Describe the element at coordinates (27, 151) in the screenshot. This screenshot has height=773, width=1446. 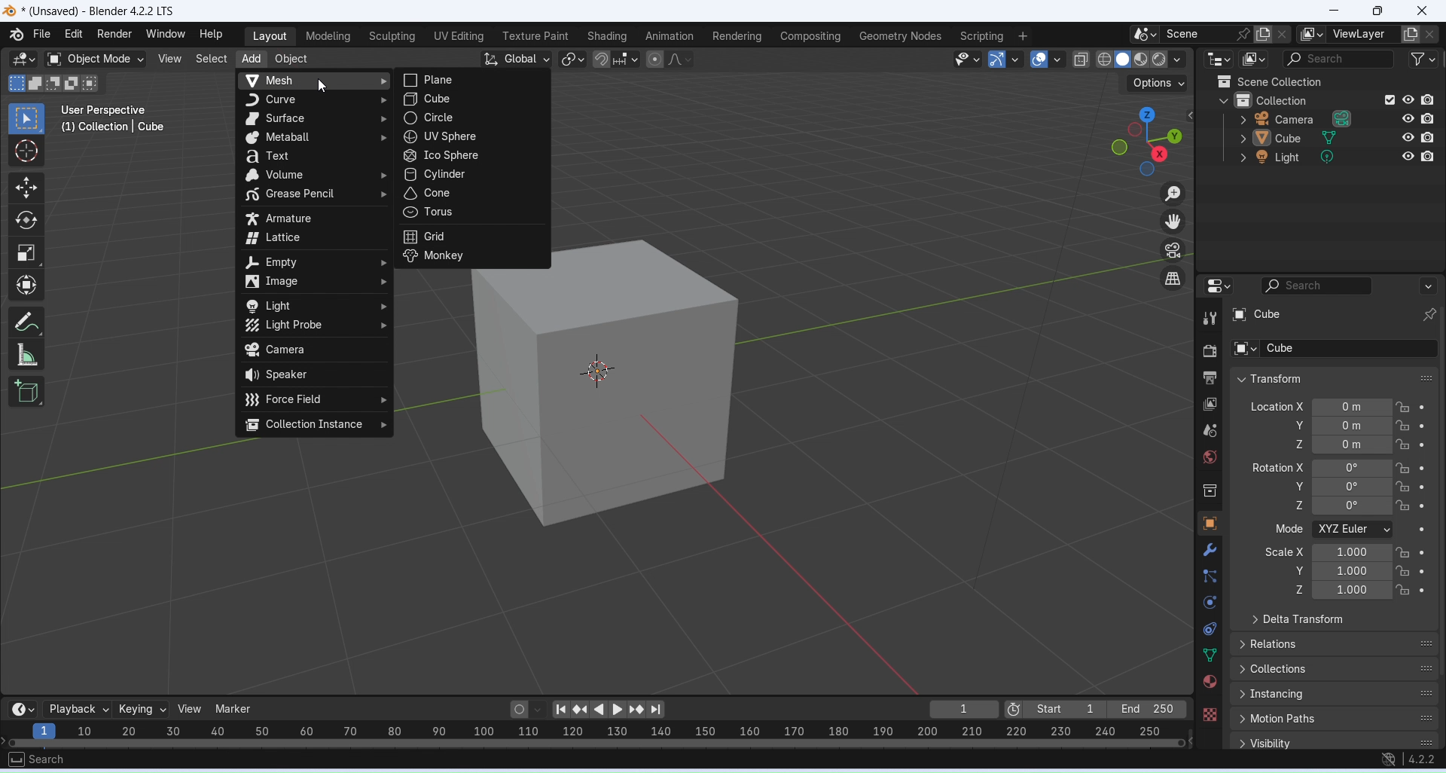
I see `Cursor` at that location.